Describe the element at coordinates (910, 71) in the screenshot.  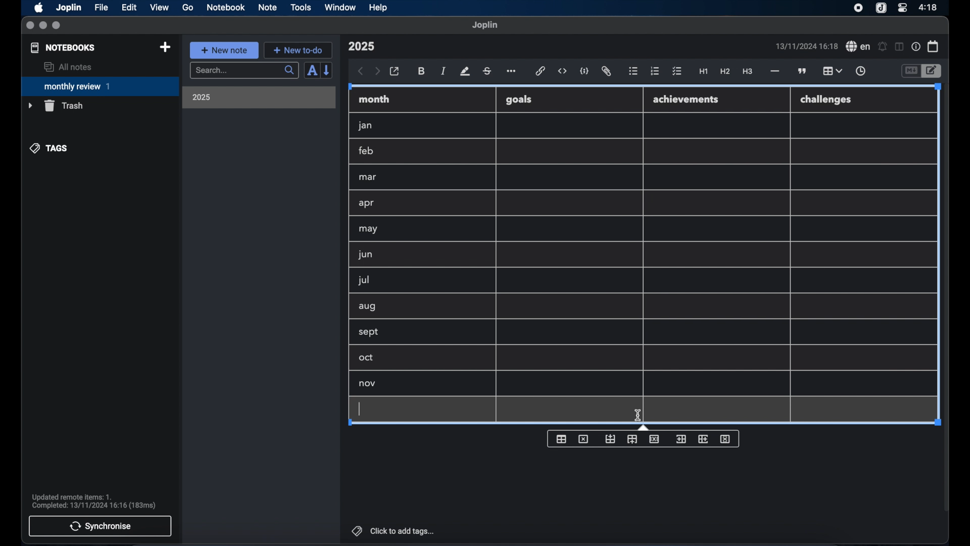
I see `toggle editor` at that location.